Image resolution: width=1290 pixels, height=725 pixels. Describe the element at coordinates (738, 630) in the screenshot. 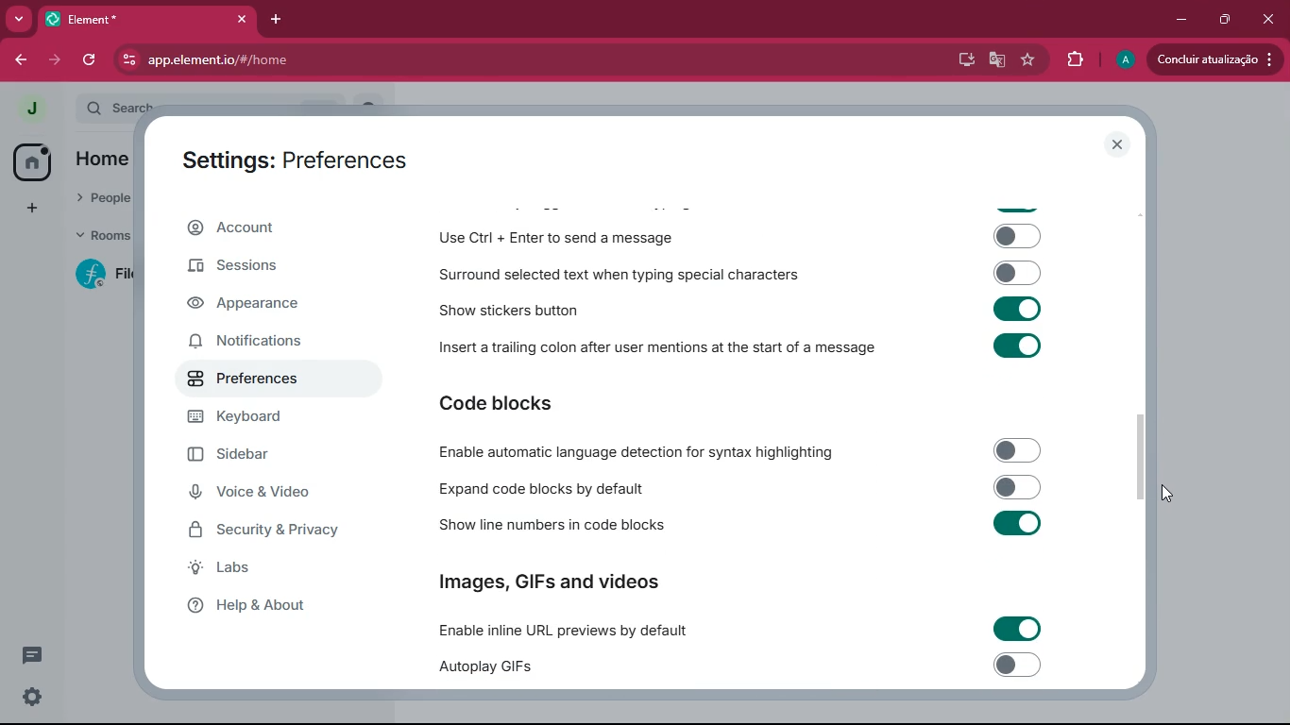

I see `Enable inline URL previews by default` at that location.